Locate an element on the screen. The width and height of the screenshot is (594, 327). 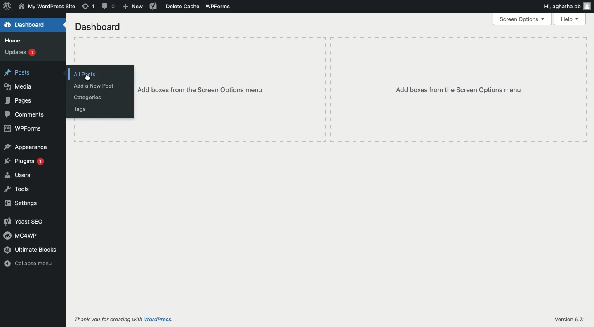
All posts is located at coordinates (86, 71).